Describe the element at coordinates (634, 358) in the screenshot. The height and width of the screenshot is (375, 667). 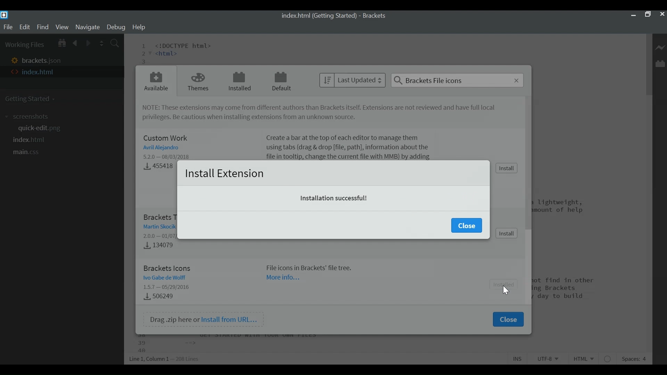
I see `Spaces` at that location.